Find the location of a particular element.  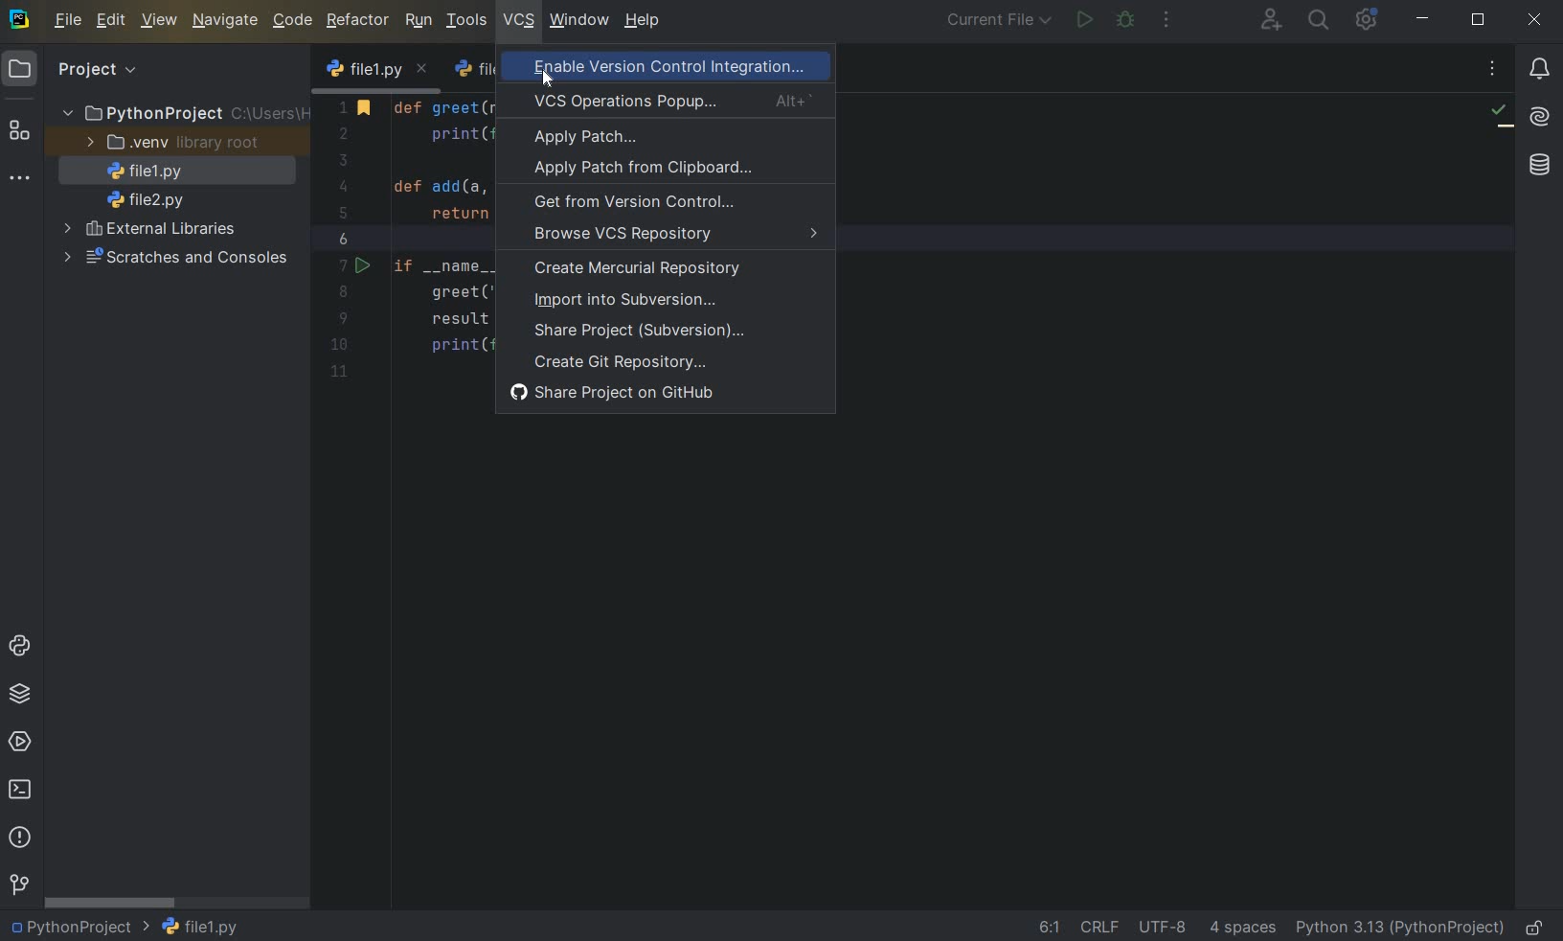

VCS Operations Popup is located at coordinates (671, 100).